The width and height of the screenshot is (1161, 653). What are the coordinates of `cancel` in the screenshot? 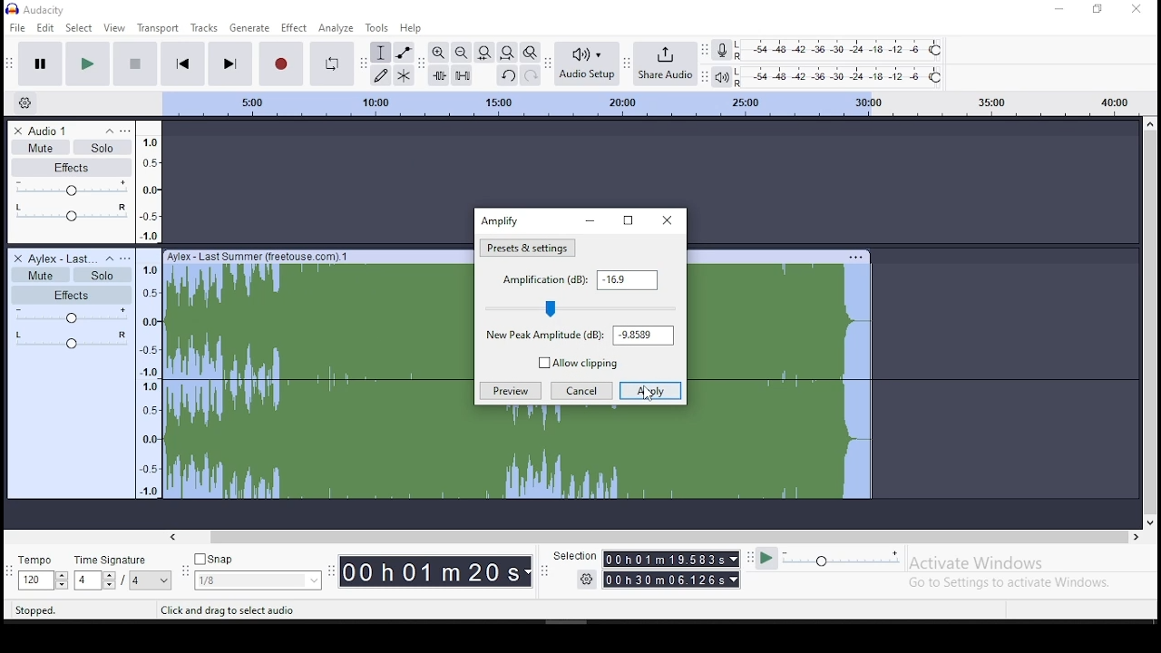 It's located at (581, 390).